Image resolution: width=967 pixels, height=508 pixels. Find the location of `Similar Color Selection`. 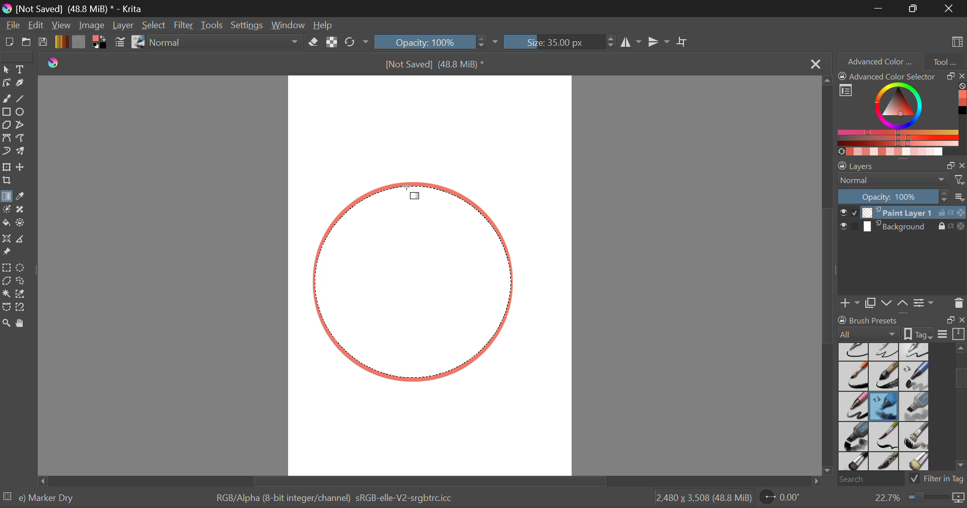

Similar Color Selection is located at coordinates (24, 295).